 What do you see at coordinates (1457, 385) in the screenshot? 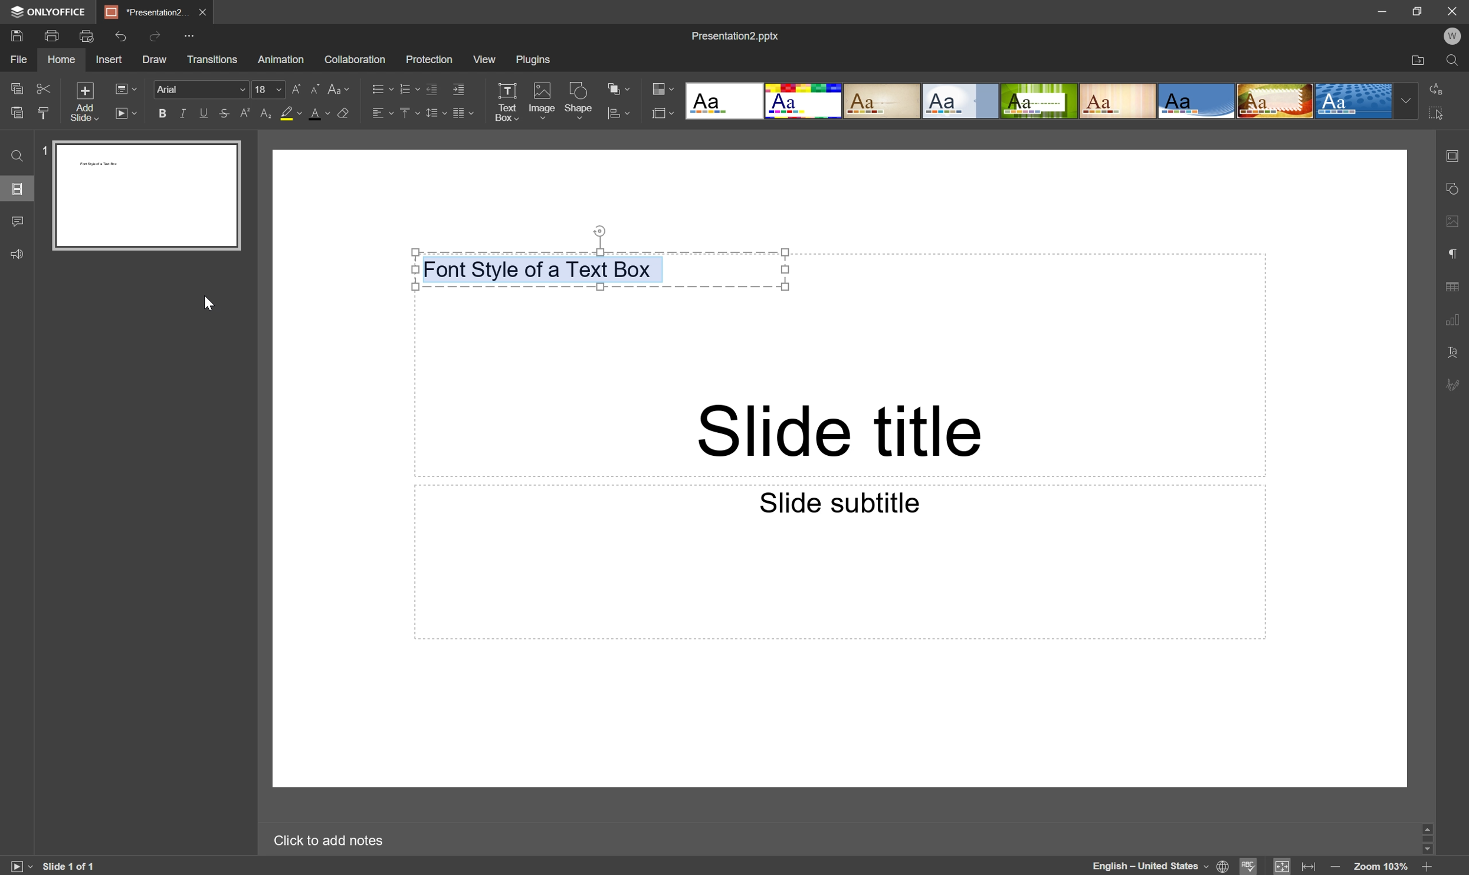
I see `Signature settings` at bounding box center [1457, 385].